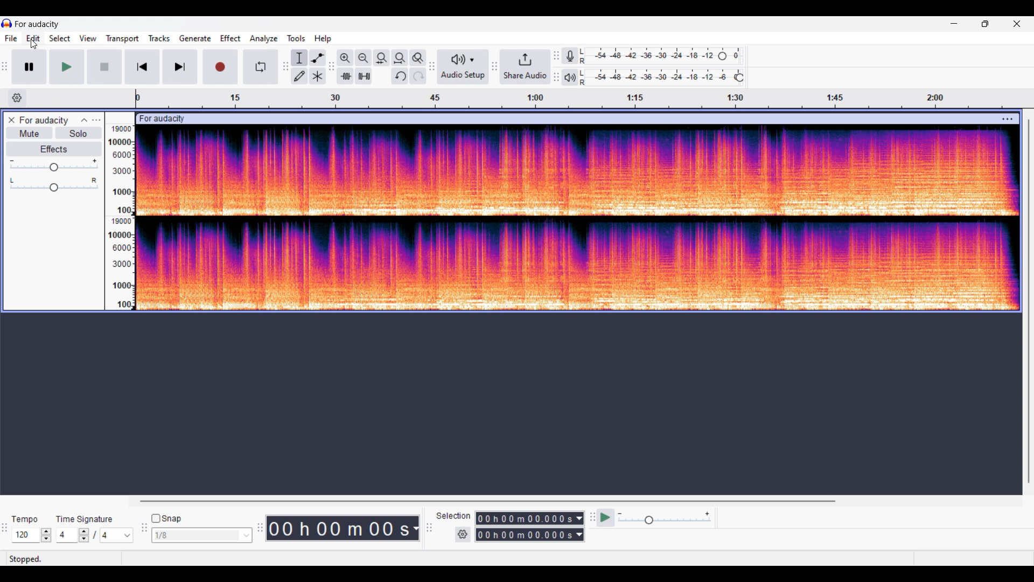 The height and width of the screenshot is (582, 1034). Describe the element at coordinates (418, 76) in the screenshot. I see `Redo` at that location.